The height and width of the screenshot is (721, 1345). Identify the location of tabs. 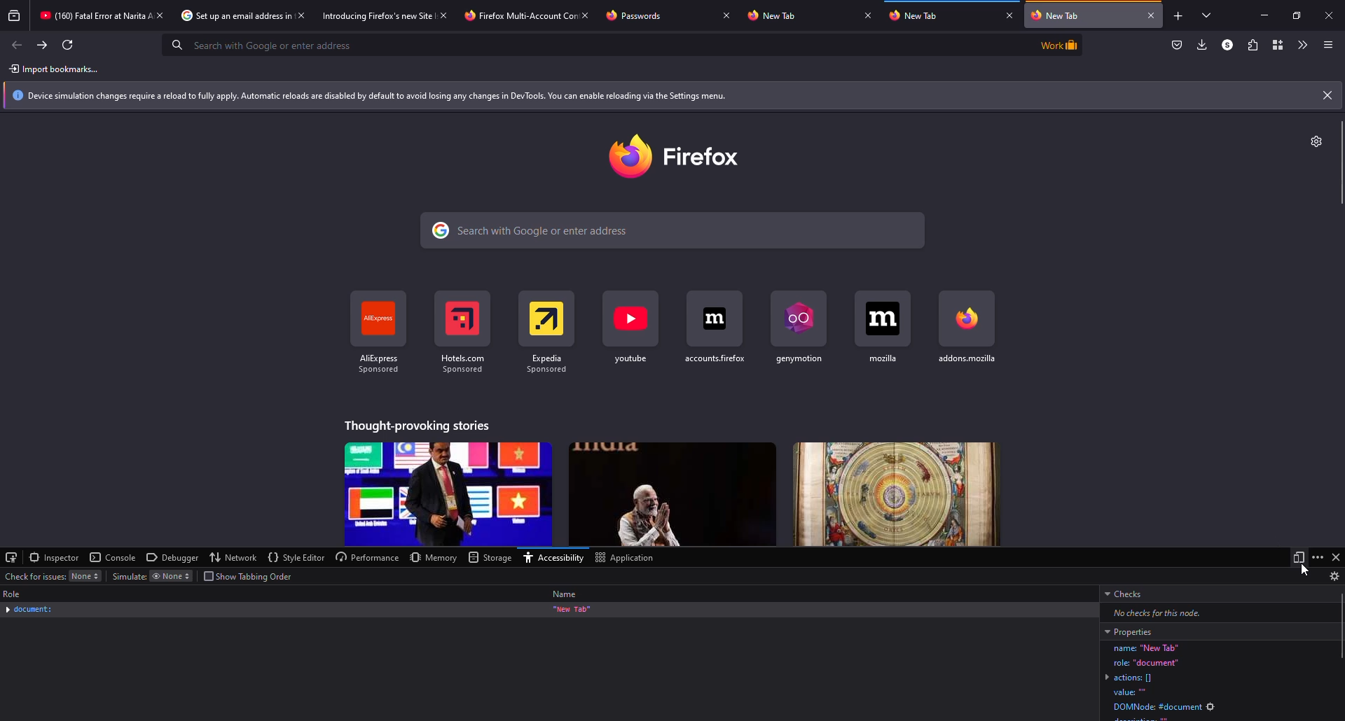
(1207, 17).